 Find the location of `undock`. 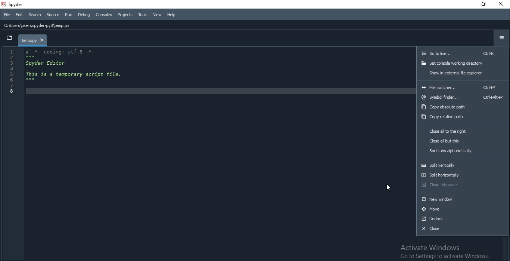

undock is located at coordinates (462, 220).